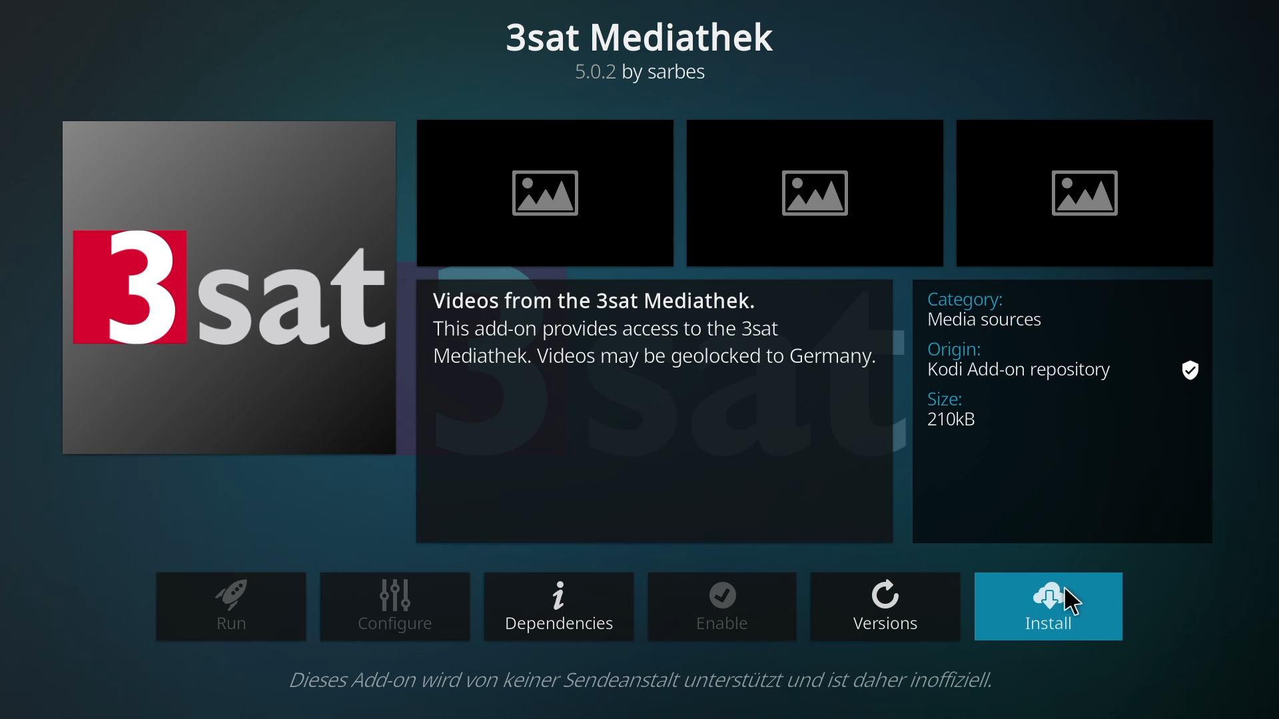 The width and height of the screenshot is (1279, 719). Describe the element at coordinates (889, 608) in the screenshot. I see `versions` at that location.